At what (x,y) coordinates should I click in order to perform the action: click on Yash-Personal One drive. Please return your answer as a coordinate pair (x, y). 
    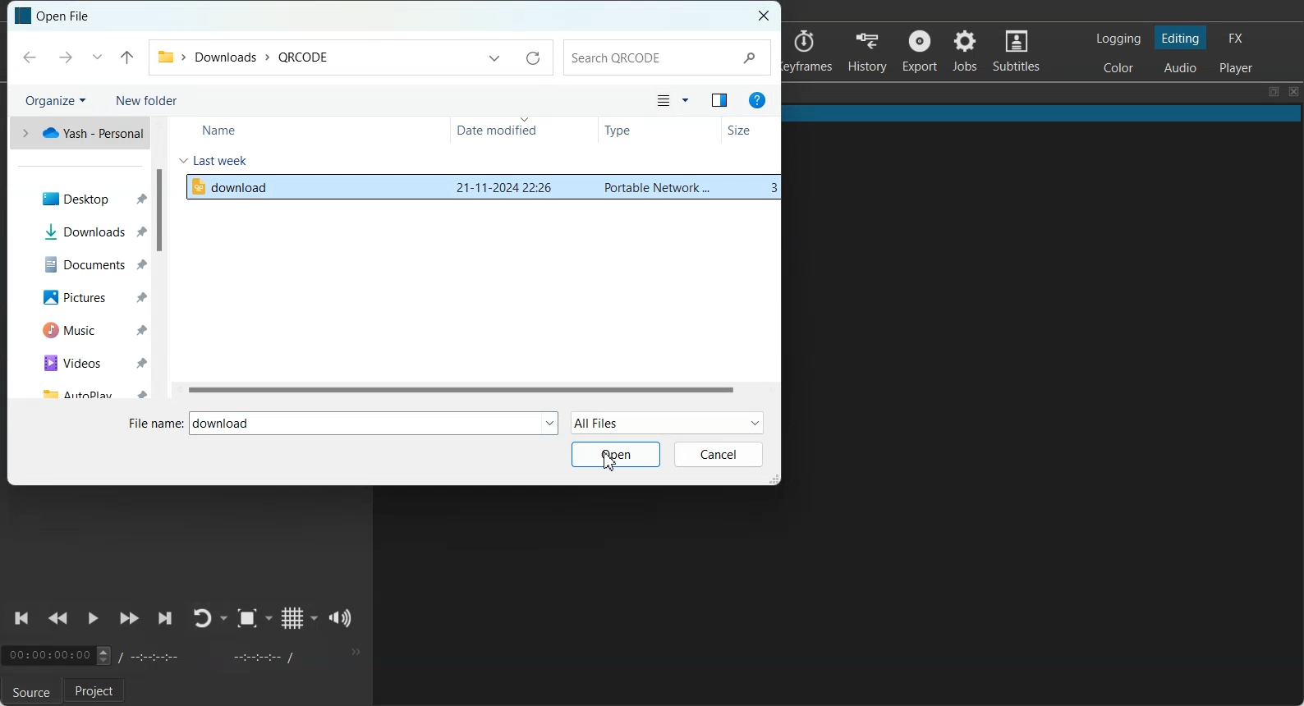
    Looking at the image, I should click on (76, 134).